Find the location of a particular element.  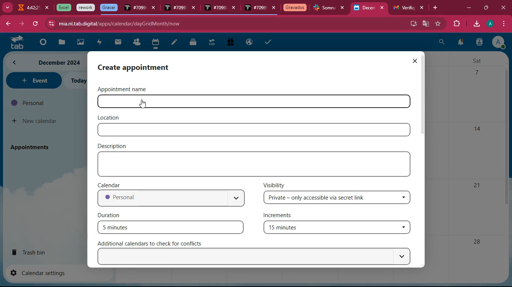

tab is located at coordinates (28, 9).